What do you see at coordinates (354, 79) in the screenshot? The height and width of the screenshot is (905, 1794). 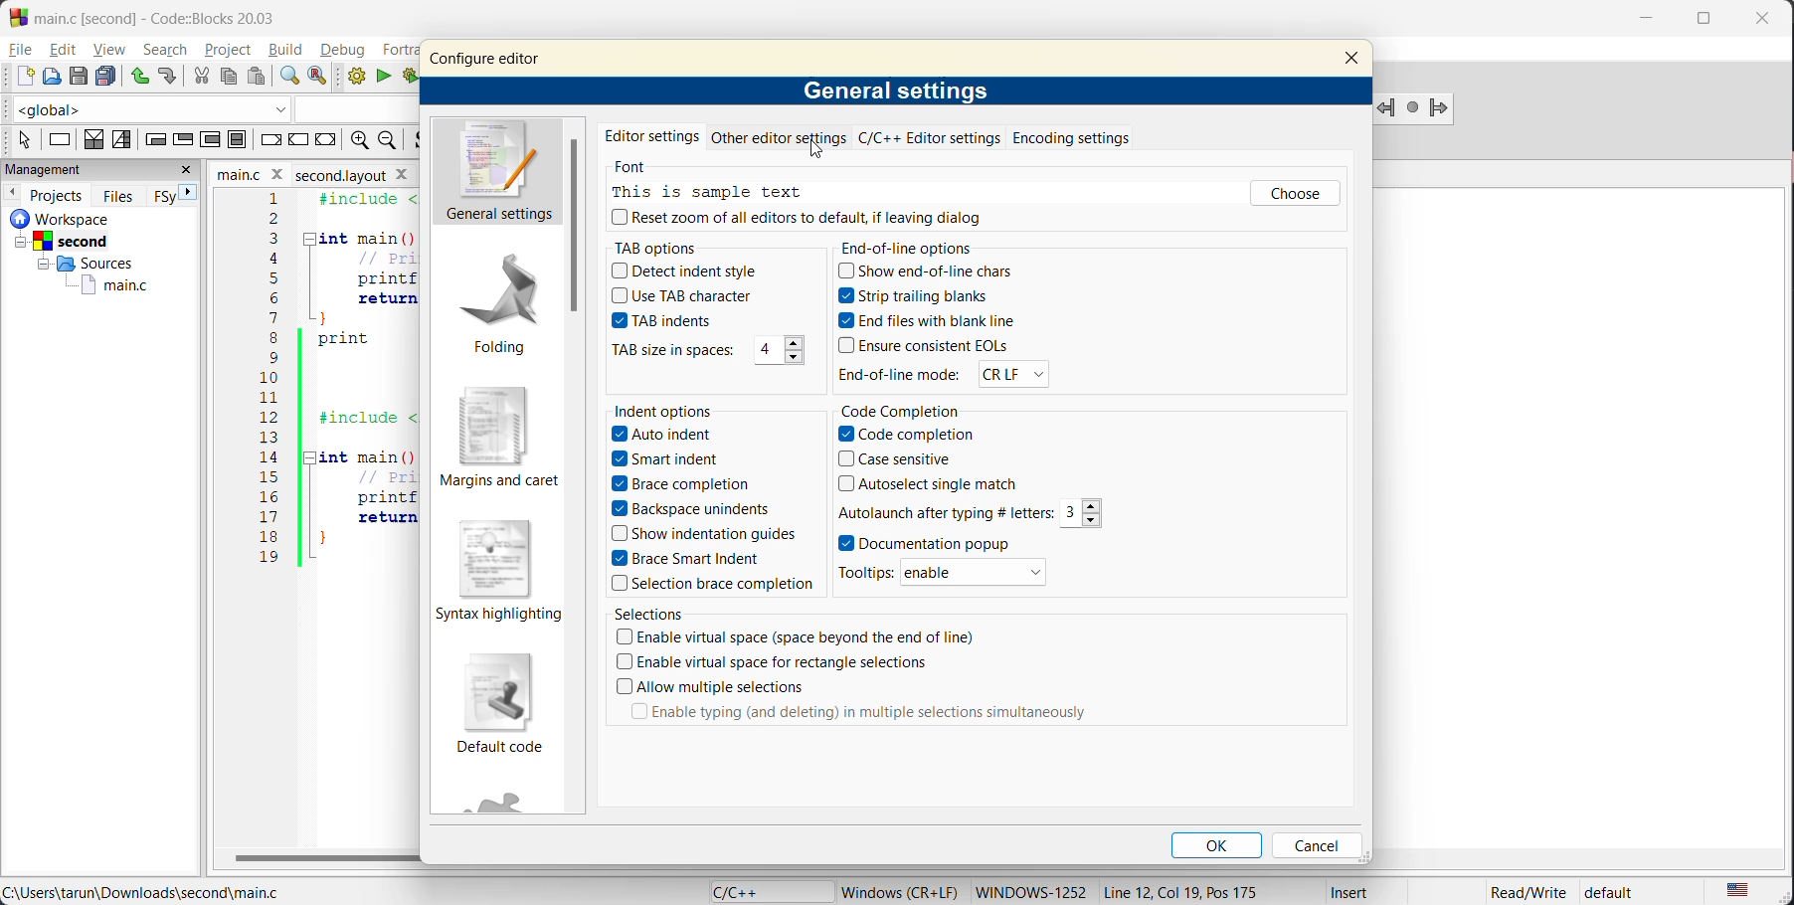 I see `build` at bounding box center [354, 79].